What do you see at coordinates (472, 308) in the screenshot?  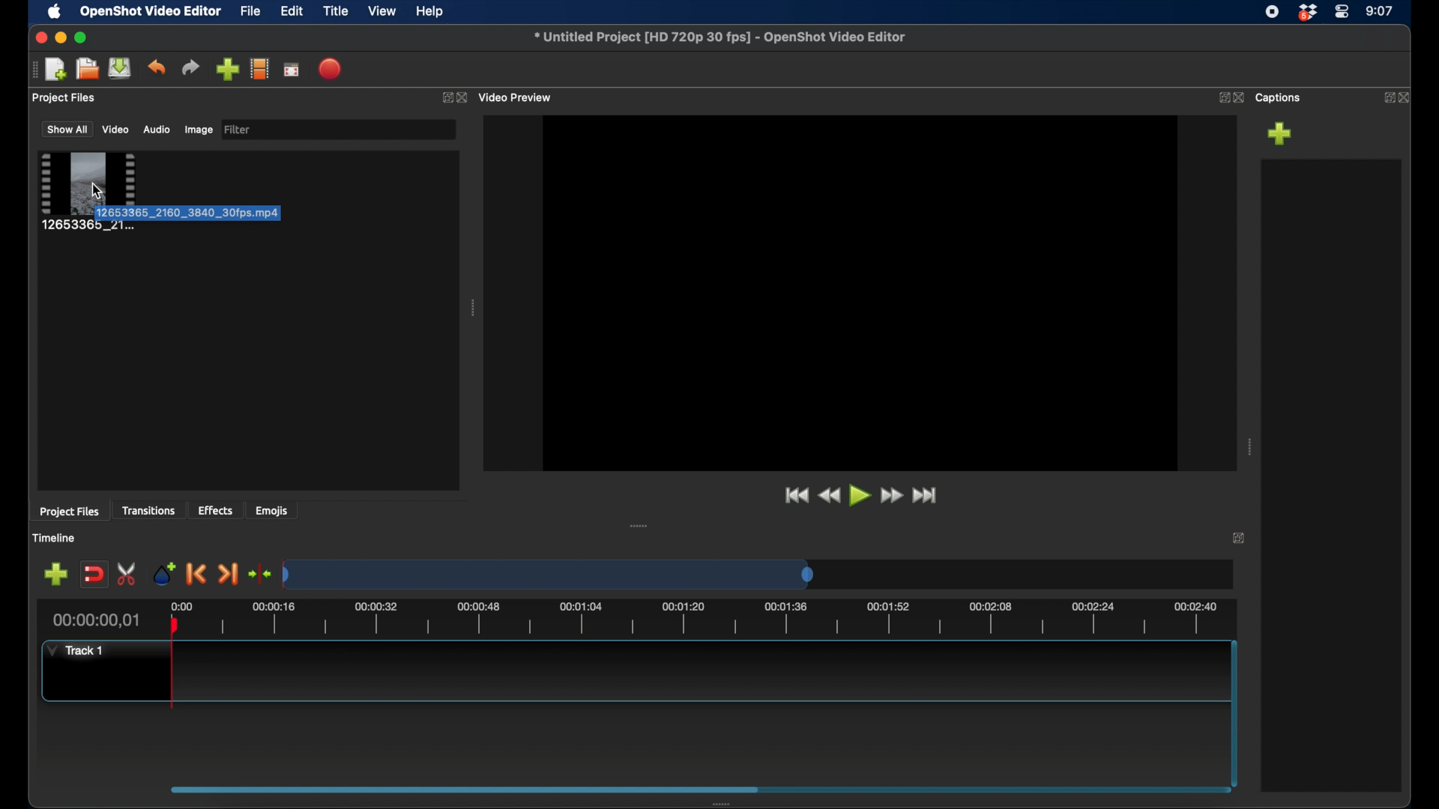 I see `drag handle` at bounding box center [472, 308].